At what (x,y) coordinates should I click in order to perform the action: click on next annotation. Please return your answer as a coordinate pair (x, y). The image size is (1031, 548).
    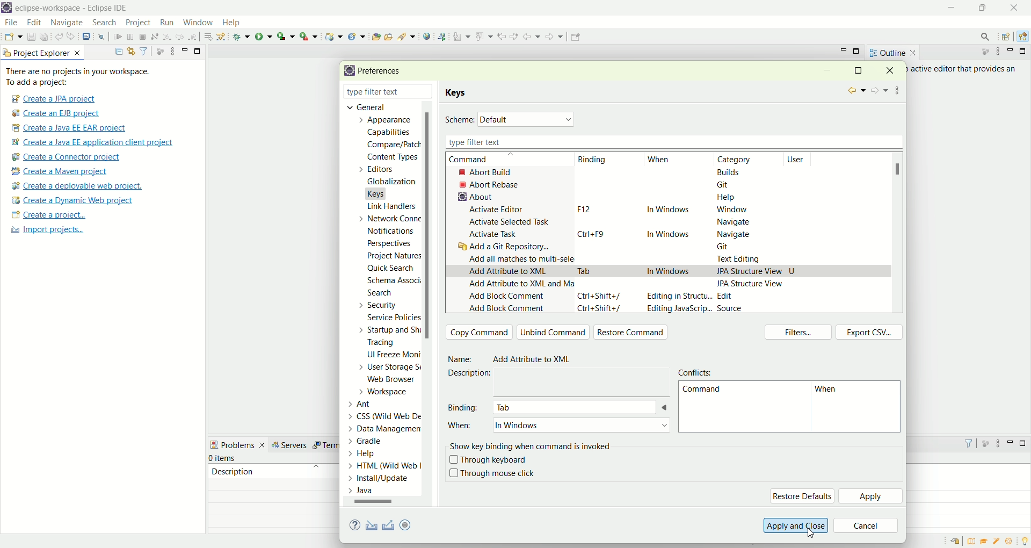
    Looking at the image, I should click on (462, 37).